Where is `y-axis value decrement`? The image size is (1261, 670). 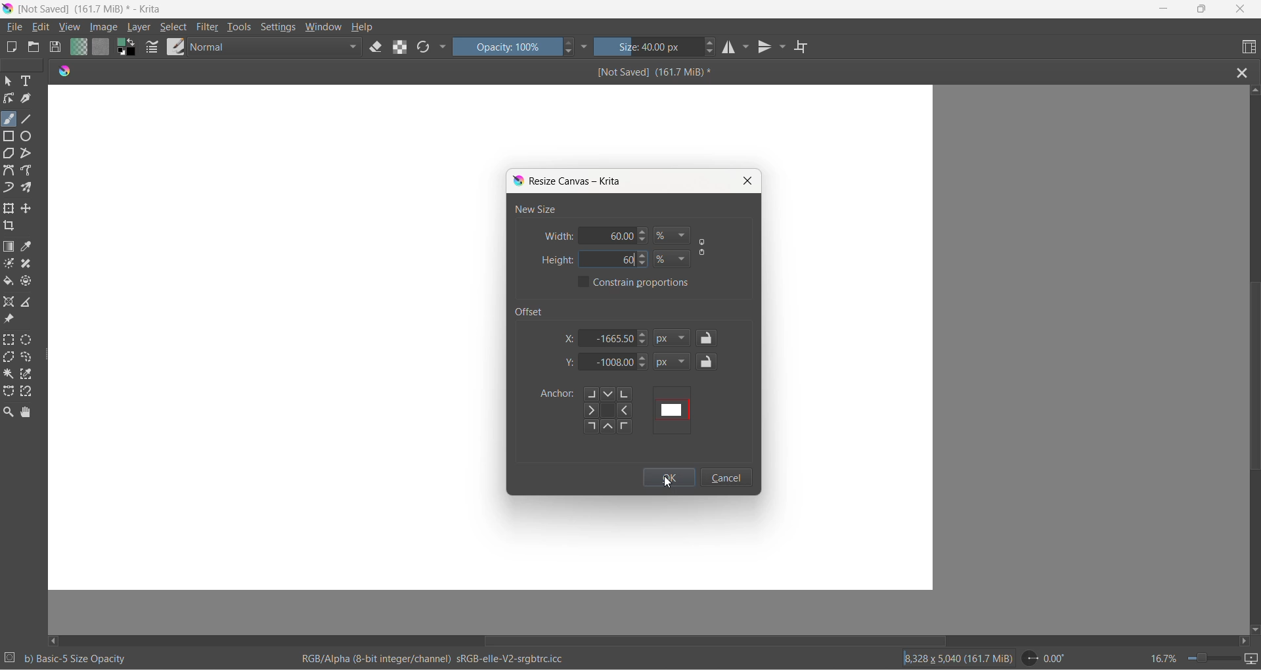 y-axis value decrement is located at coordinates (644, 368).